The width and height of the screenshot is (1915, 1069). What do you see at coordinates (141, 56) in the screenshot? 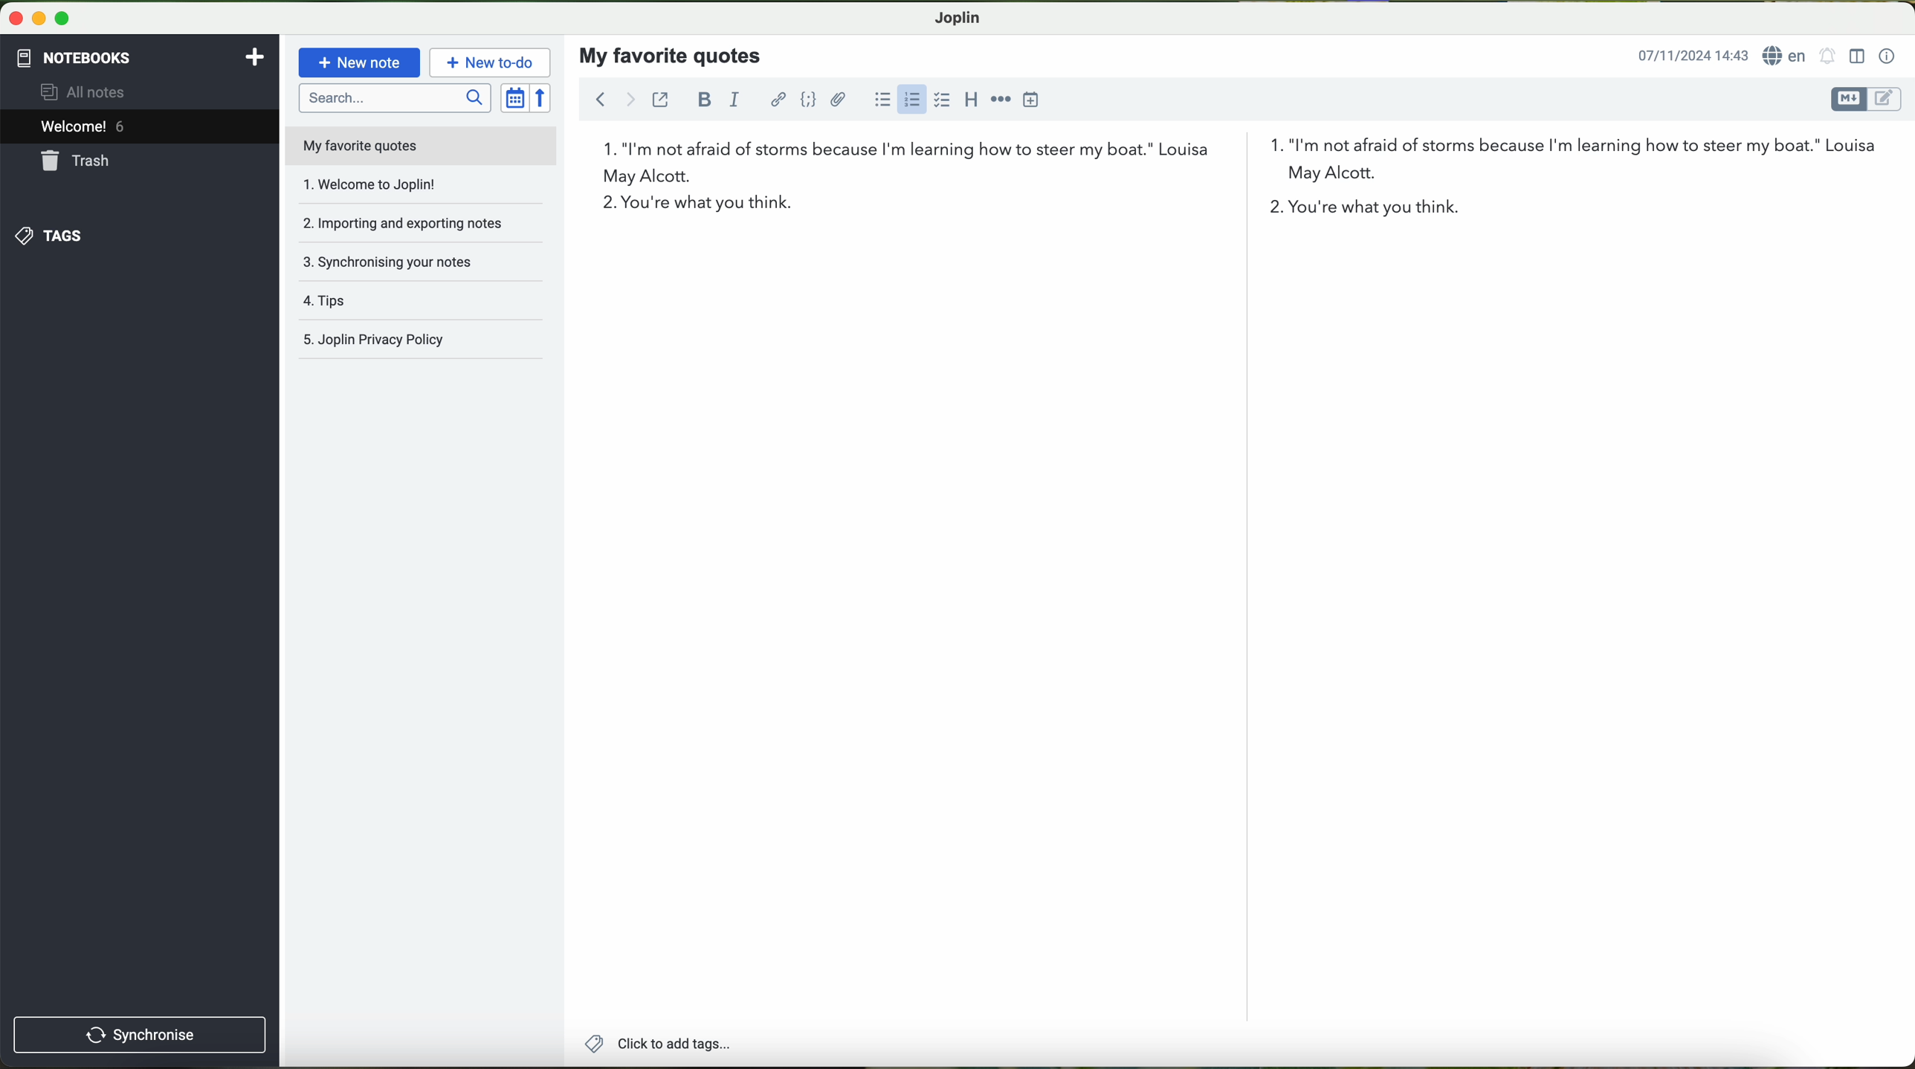
I see `notebooks` at bounding box center [141, 56].